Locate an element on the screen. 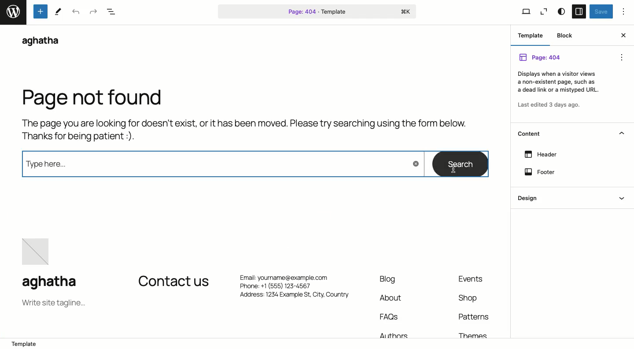  Events is located at coordinates (472, 279).